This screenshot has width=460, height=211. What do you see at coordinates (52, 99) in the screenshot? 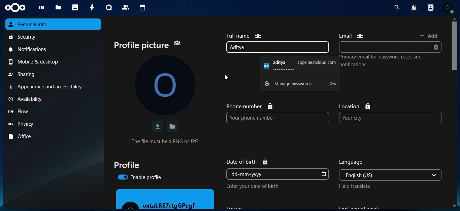
I see `availability` at bounding box center [52, 99].